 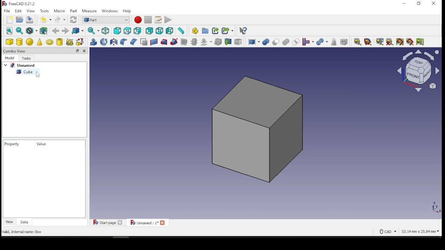 I want to click on rear, so click(x=149, y=31).